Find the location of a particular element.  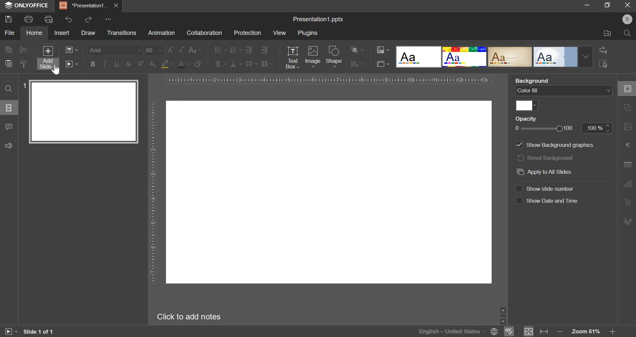

set document language is located at coordinates (495, 331).